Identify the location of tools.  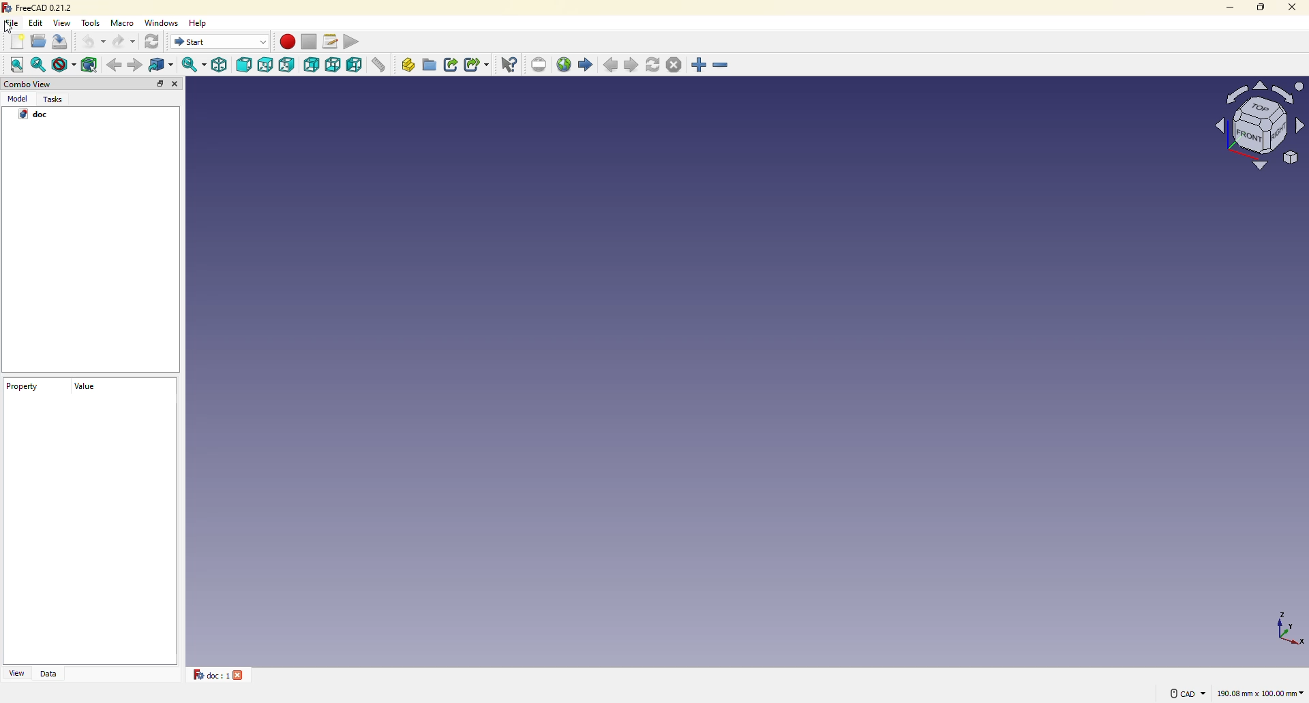
(92, 23).